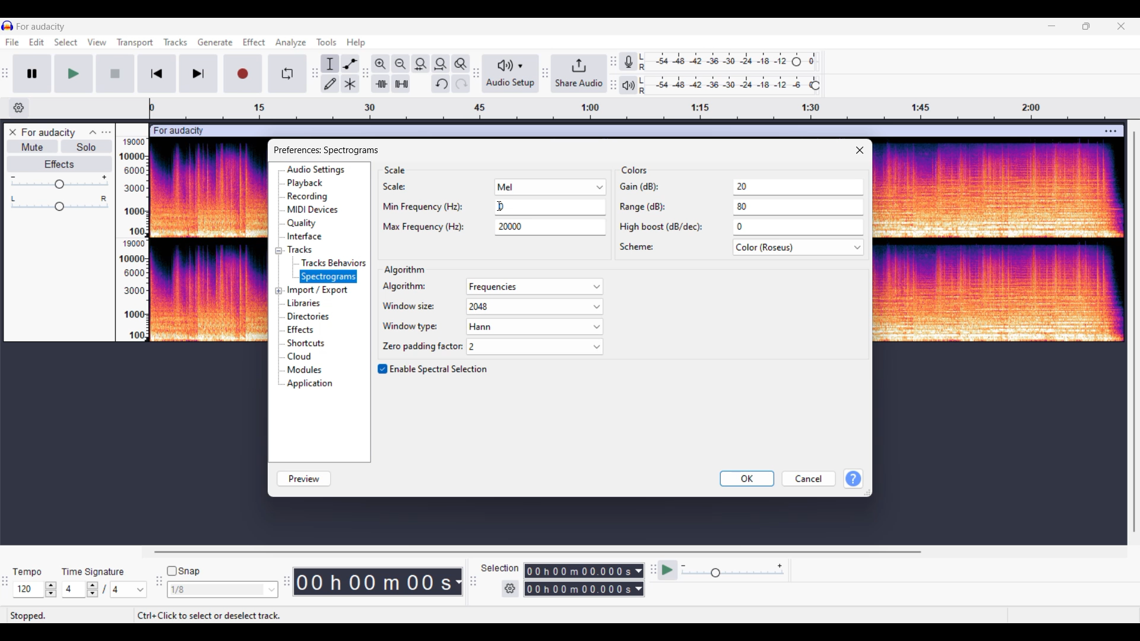  I want to click on min frequency, so click(497, 208).